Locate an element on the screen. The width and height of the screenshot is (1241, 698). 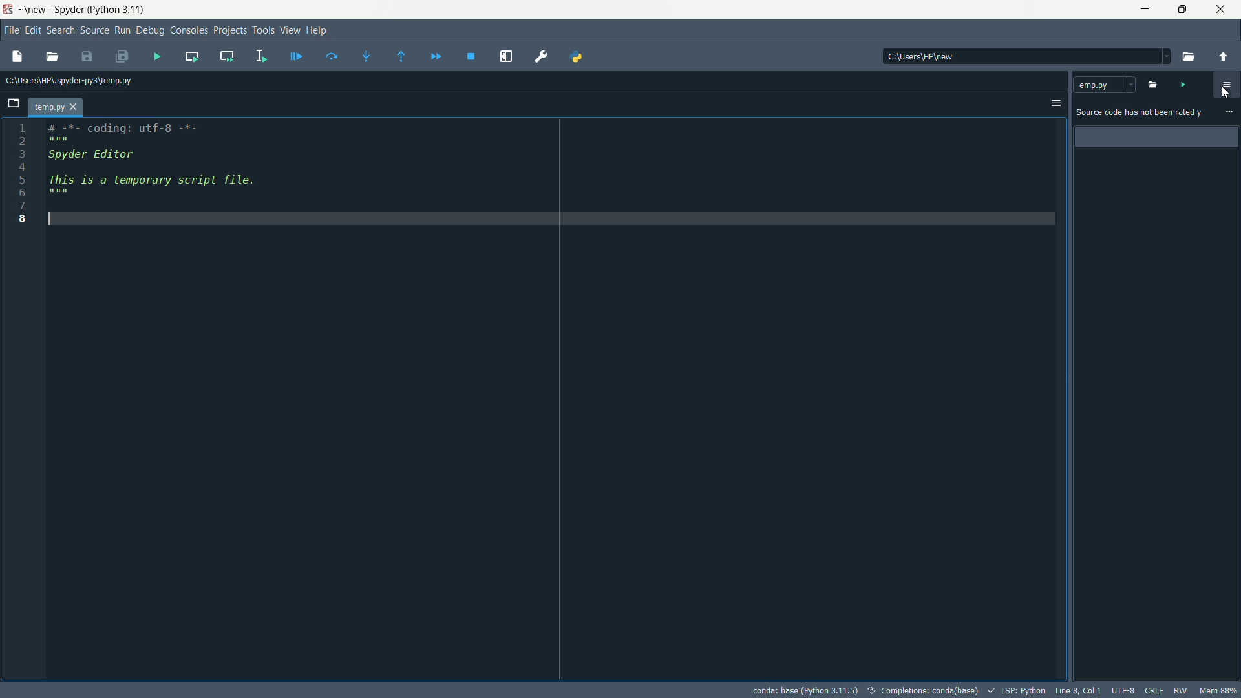
run selection is located at coordinates (261, 56).